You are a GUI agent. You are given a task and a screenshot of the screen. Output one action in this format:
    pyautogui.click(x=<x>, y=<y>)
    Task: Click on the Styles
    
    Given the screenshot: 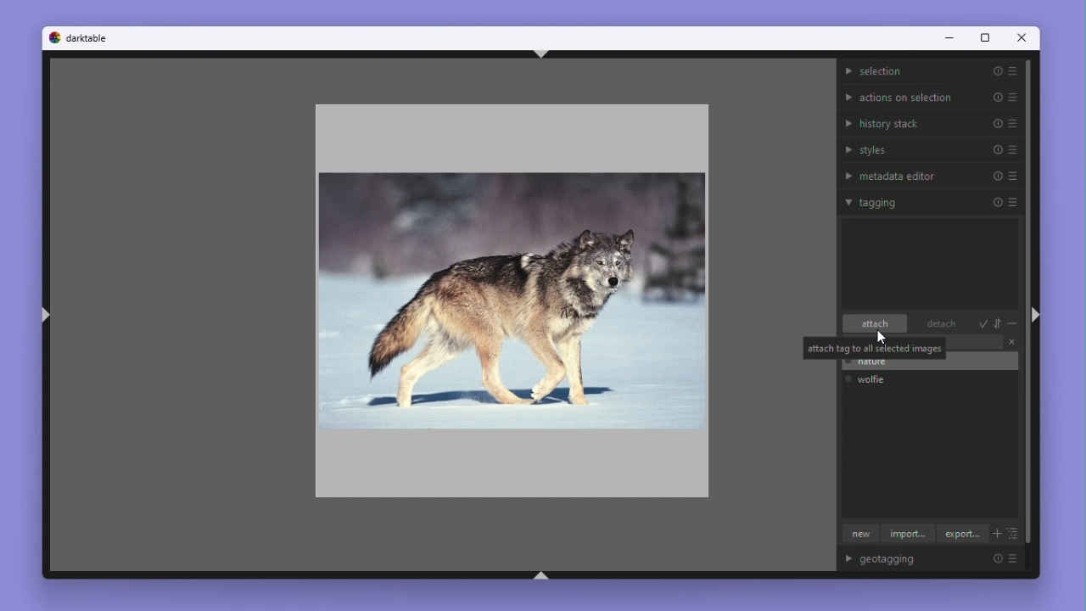 What is the action you would take?
    pyautogui.click(x=932, y=149)
    